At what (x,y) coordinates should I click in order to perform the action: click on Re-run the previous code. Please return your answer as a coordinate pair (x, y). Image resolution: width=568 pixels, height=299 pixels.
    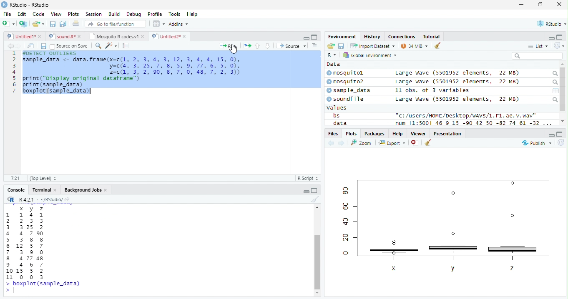
    Looking at the image, I should click on (247, 46).